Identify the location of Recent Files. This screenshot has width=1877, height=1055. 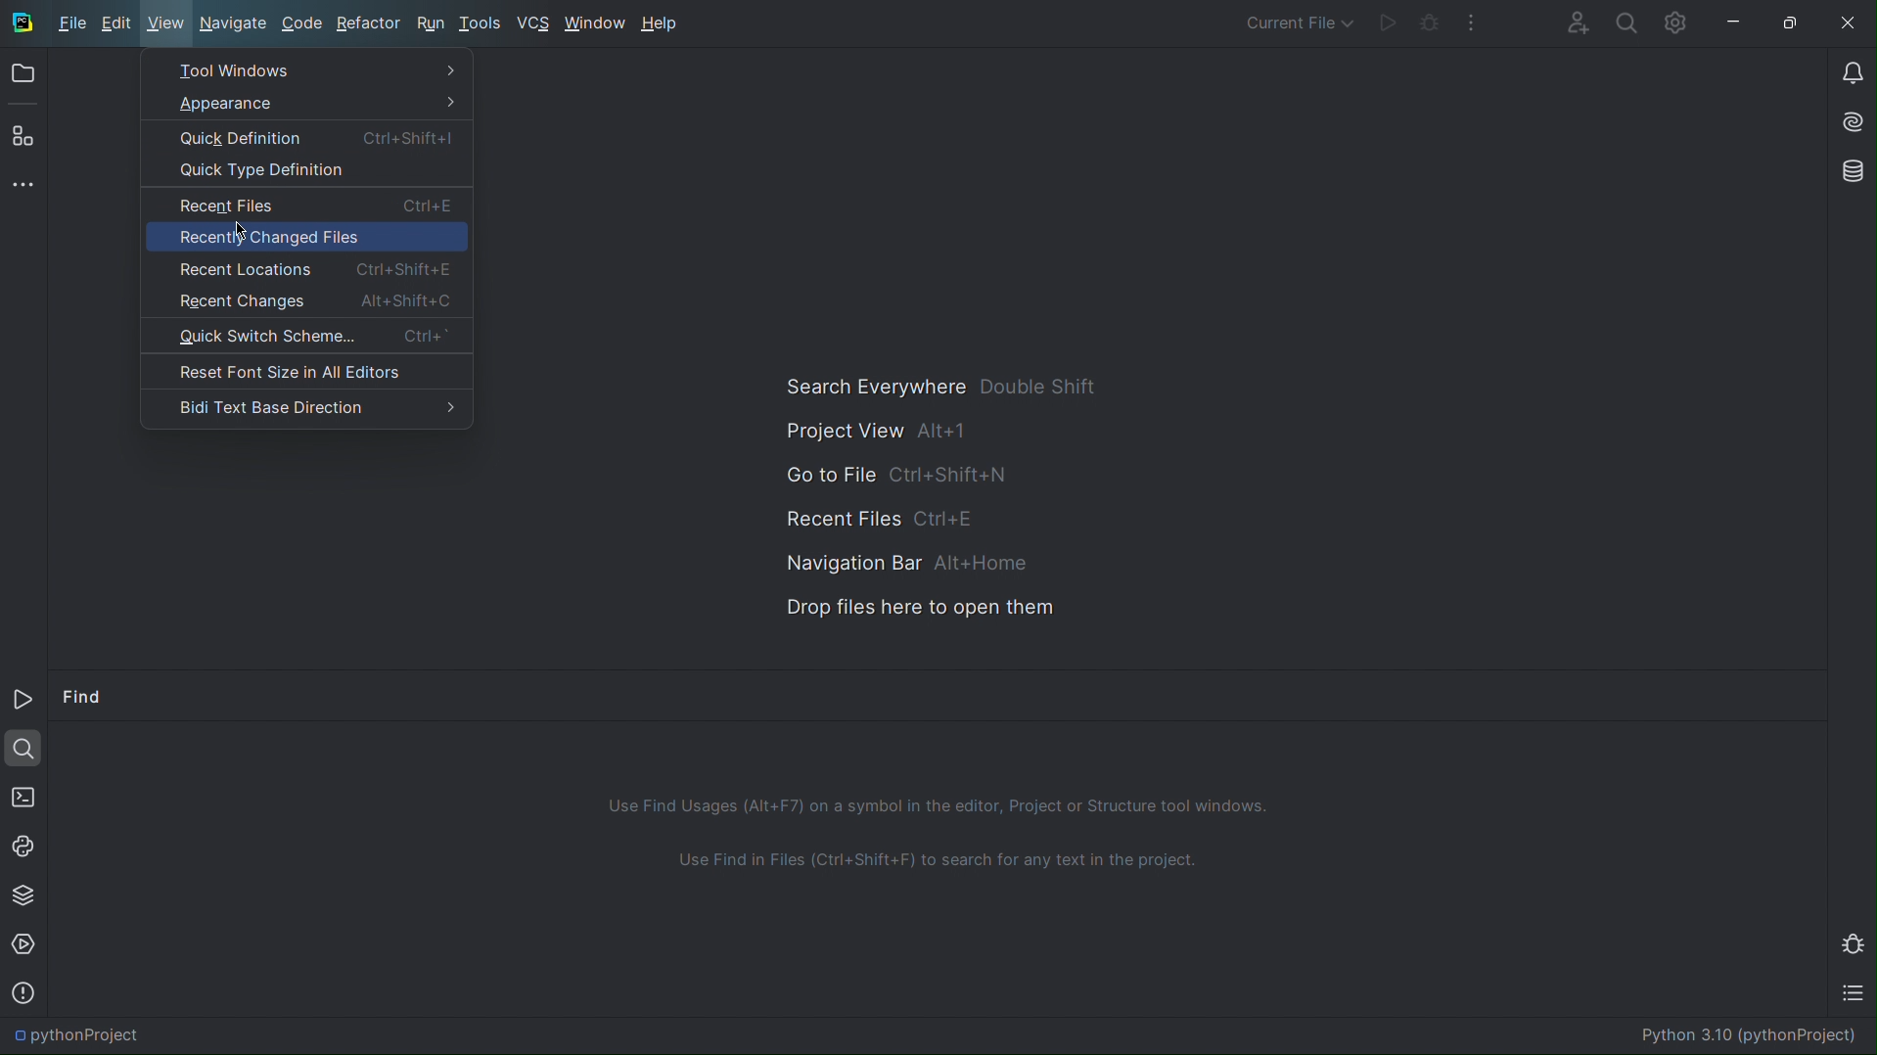
(303, 206).